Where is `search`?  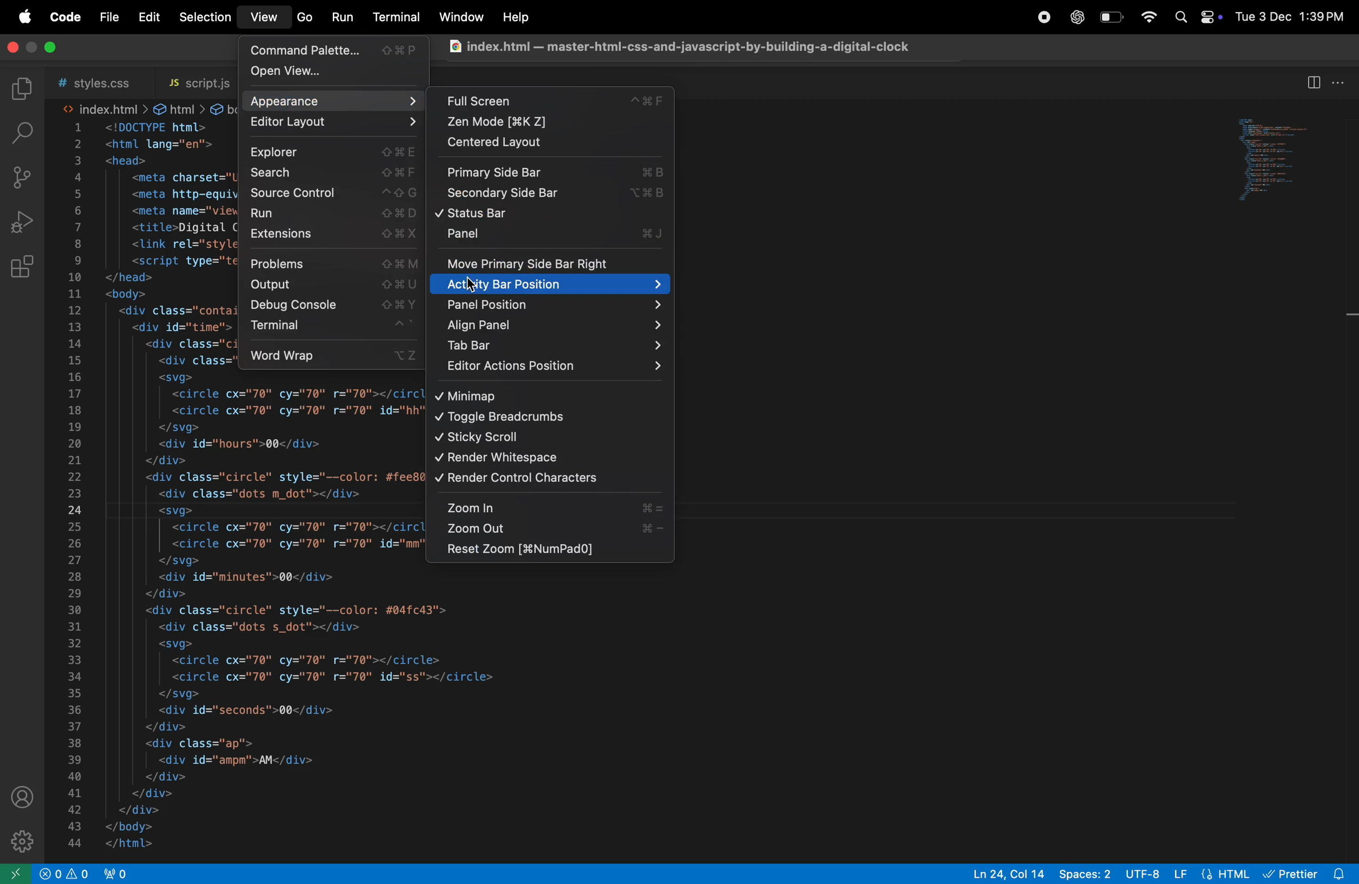
search is located at coordinates (328, 173).